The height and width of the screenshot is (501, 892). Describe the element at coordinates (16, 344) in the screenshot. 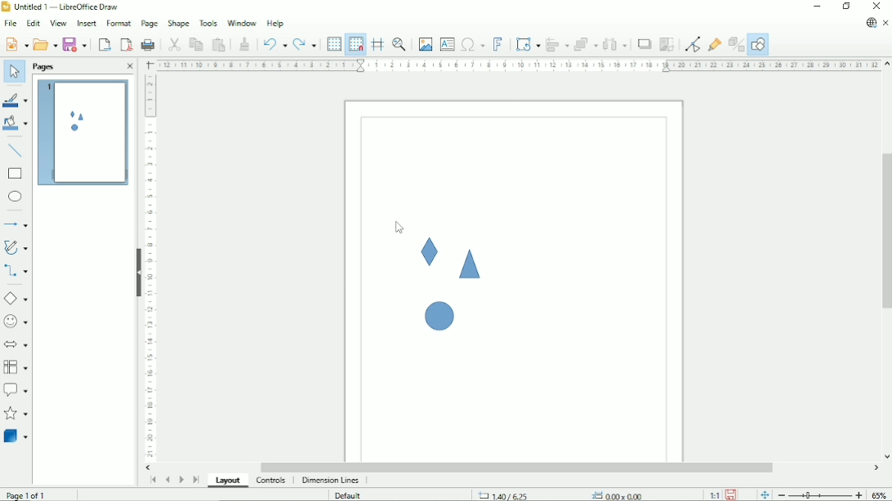

I see `Block arrows` at that location.